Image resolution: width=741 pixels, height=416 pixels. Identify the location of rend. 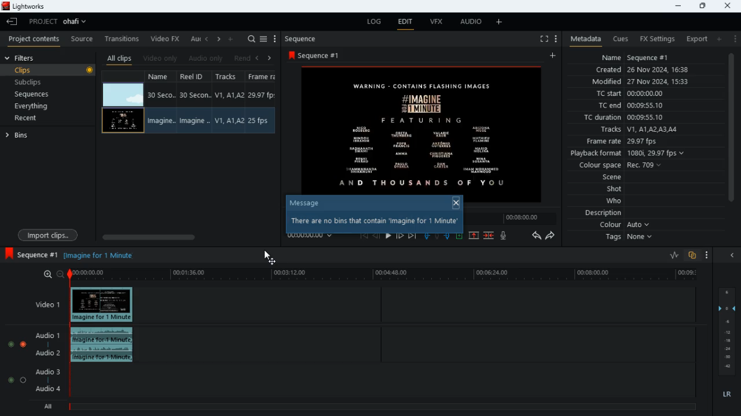
(243, 58).